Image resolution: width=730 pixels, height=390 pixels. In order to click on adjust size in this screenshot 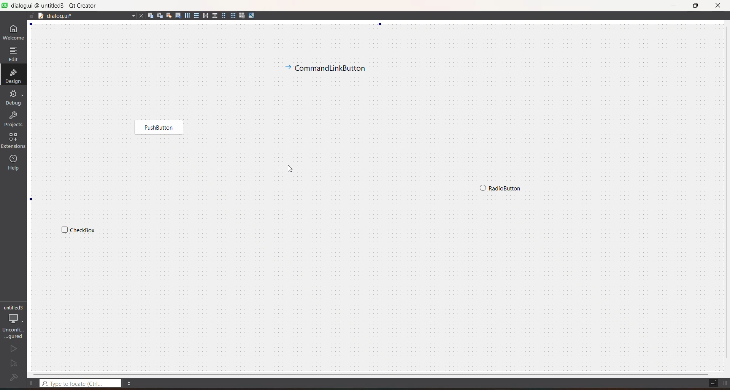, I will do `click(252, 16)`.